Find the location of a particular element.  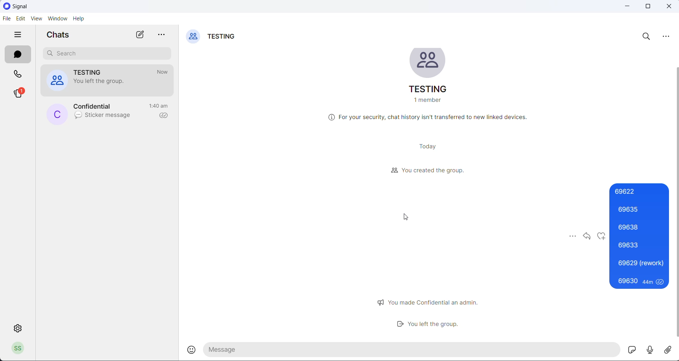

settings is located at coordinates (18, 329).